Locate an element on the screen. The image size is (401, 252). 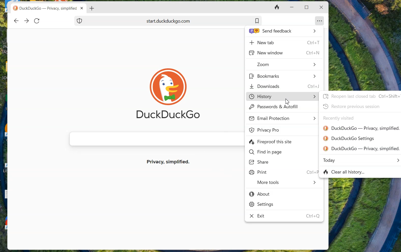
DuckDuckGo Settings is located at coordinates (349, 138).